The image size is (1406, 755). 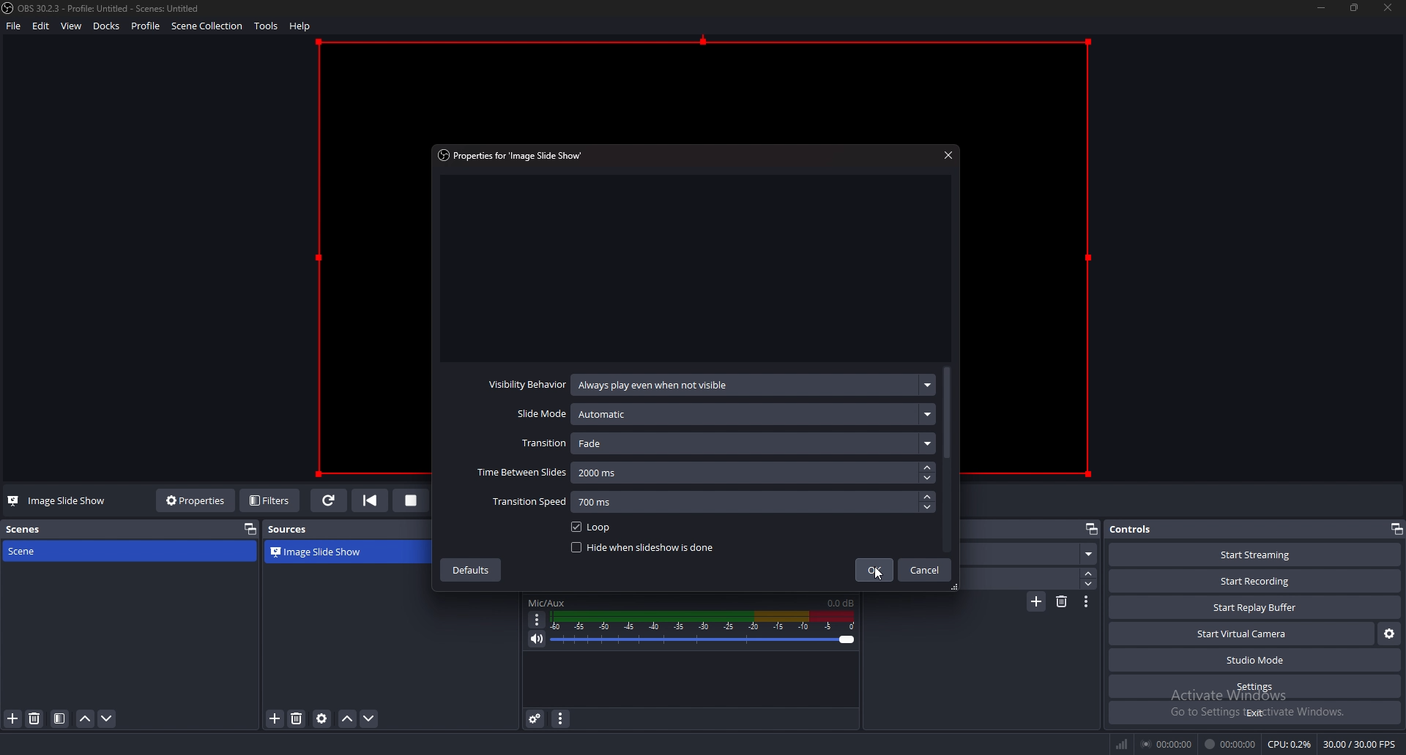 What do you see at coordinates (948, 415) in the screenshot?
I see `scroll bar` at bounding box center [948, 415].